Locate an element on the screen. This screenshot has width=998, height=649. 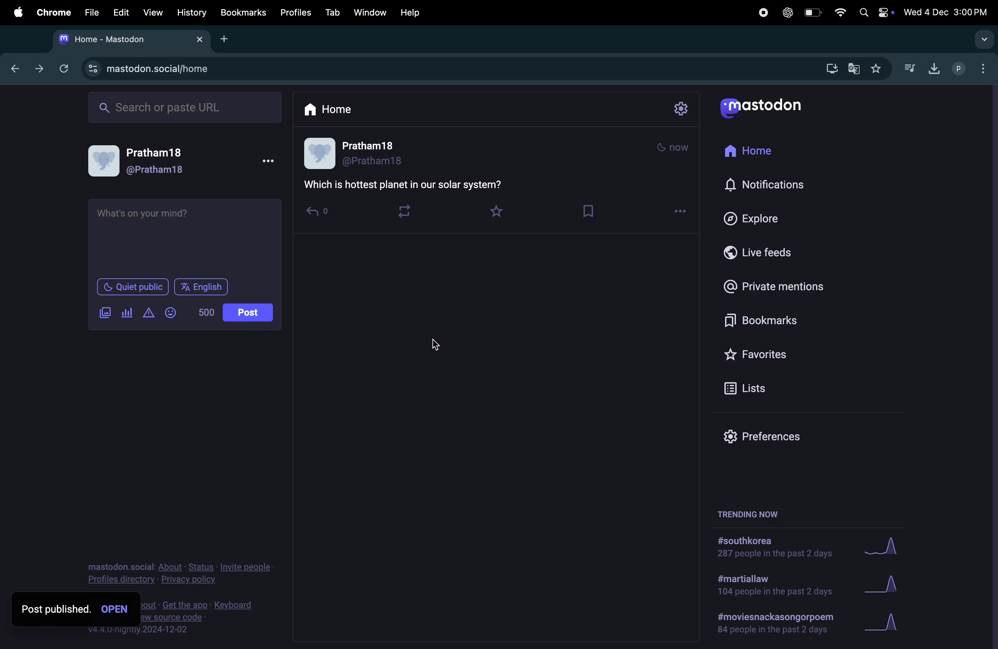
graph is located at coordinates (882, 545).